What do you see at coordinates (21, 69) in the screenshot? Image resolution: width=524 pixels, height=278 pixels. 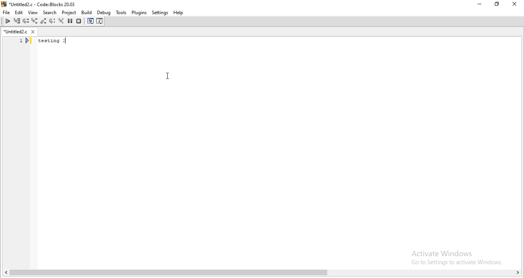 I see `line number` at bounding box center [21, 69].